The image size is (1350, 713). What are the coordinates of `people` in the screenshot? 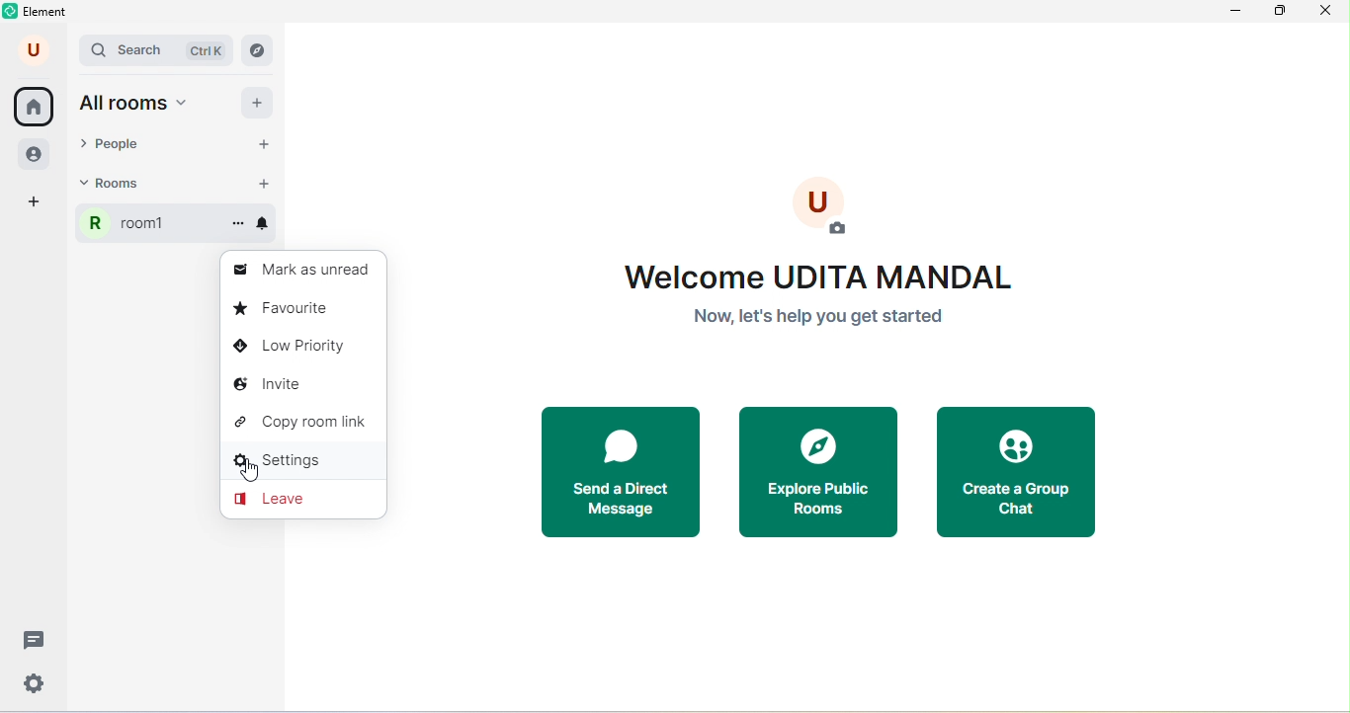 It's located at (37, 156).